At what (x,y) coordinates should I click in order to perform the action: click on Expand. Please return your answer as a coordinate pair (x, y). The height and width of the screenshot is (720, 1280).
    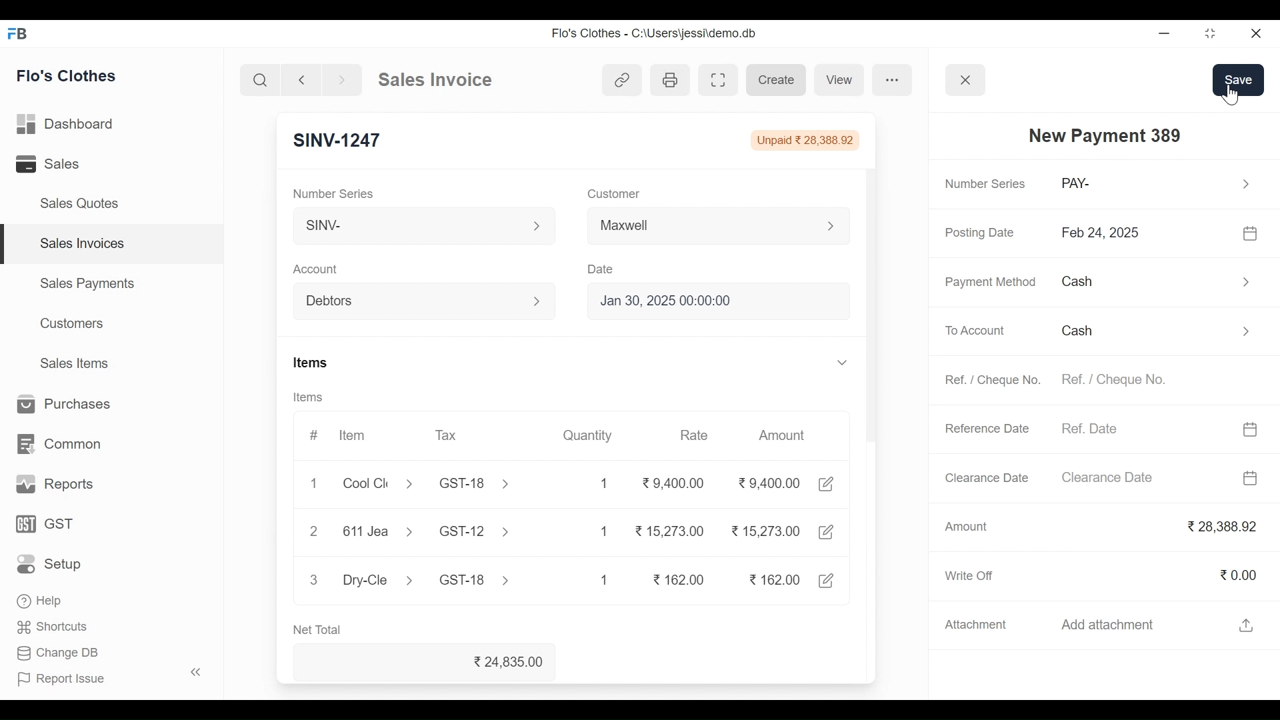
    Looking at the image, I should click on (1245, 183).